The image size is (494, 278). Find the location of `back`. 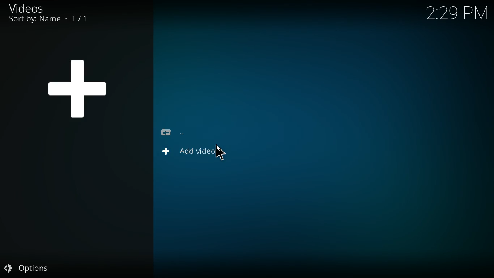

back is located at coordinates (174, 132).